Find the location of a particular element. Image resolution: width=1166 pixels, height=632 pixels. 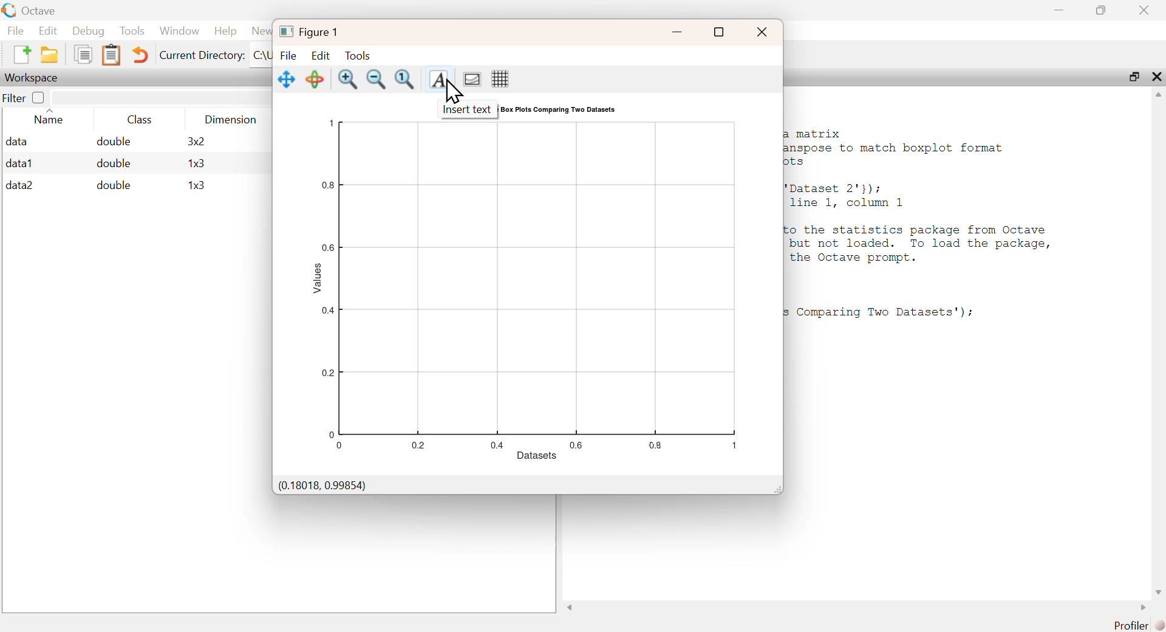

File is located at coordinates (16, 30).